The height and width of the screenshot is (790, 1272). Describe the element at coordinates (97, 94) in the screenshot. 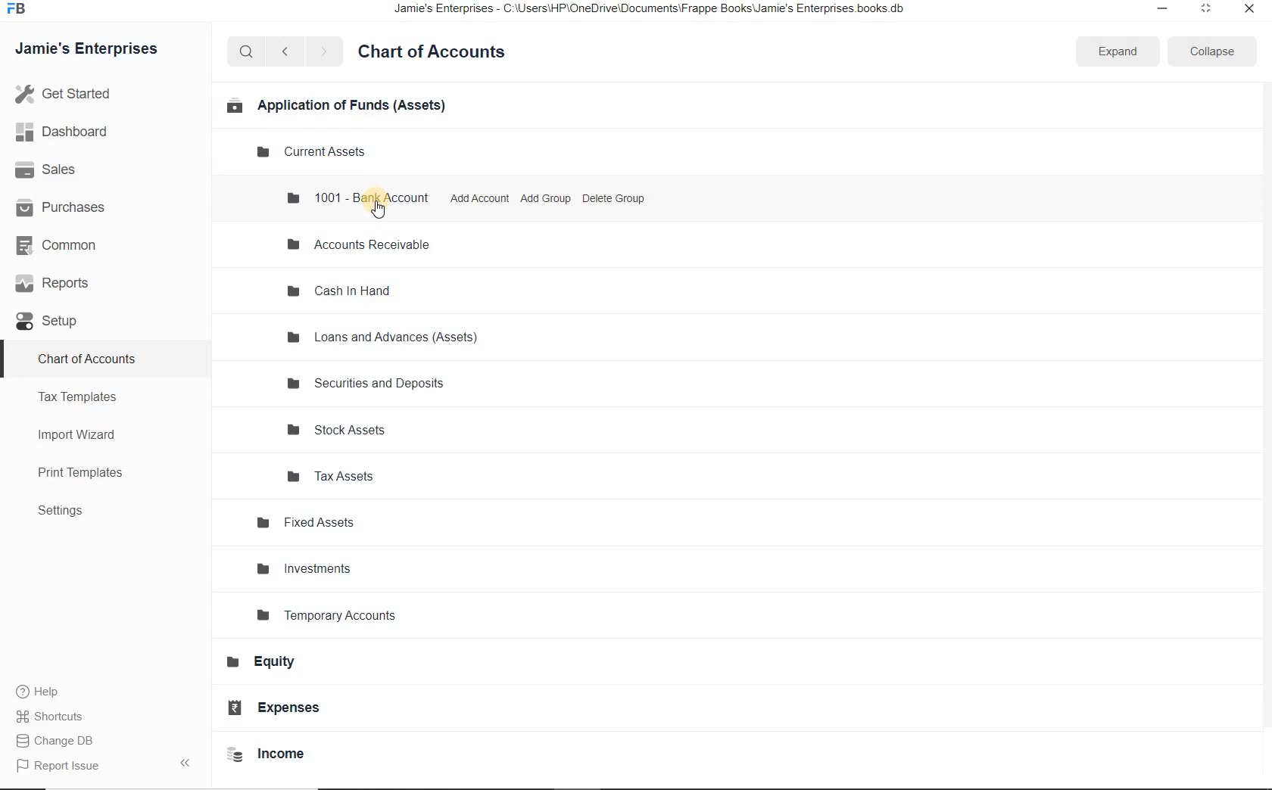

I see `Get Started` at that location.